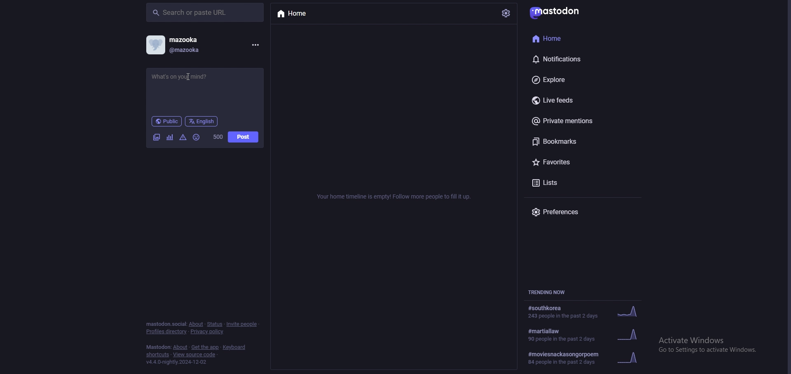 The width and height of the screenshot is (791, 374). I want to click on trending, so click(587, 311).